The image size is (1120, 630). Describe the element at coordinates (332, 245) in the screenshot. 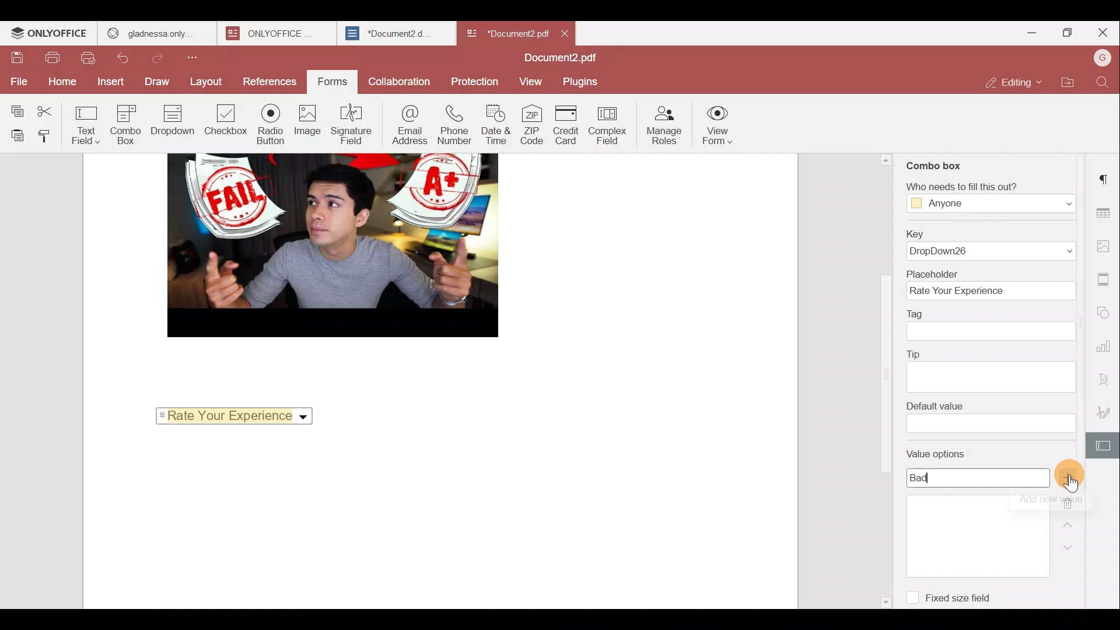

I see `image` at that location.